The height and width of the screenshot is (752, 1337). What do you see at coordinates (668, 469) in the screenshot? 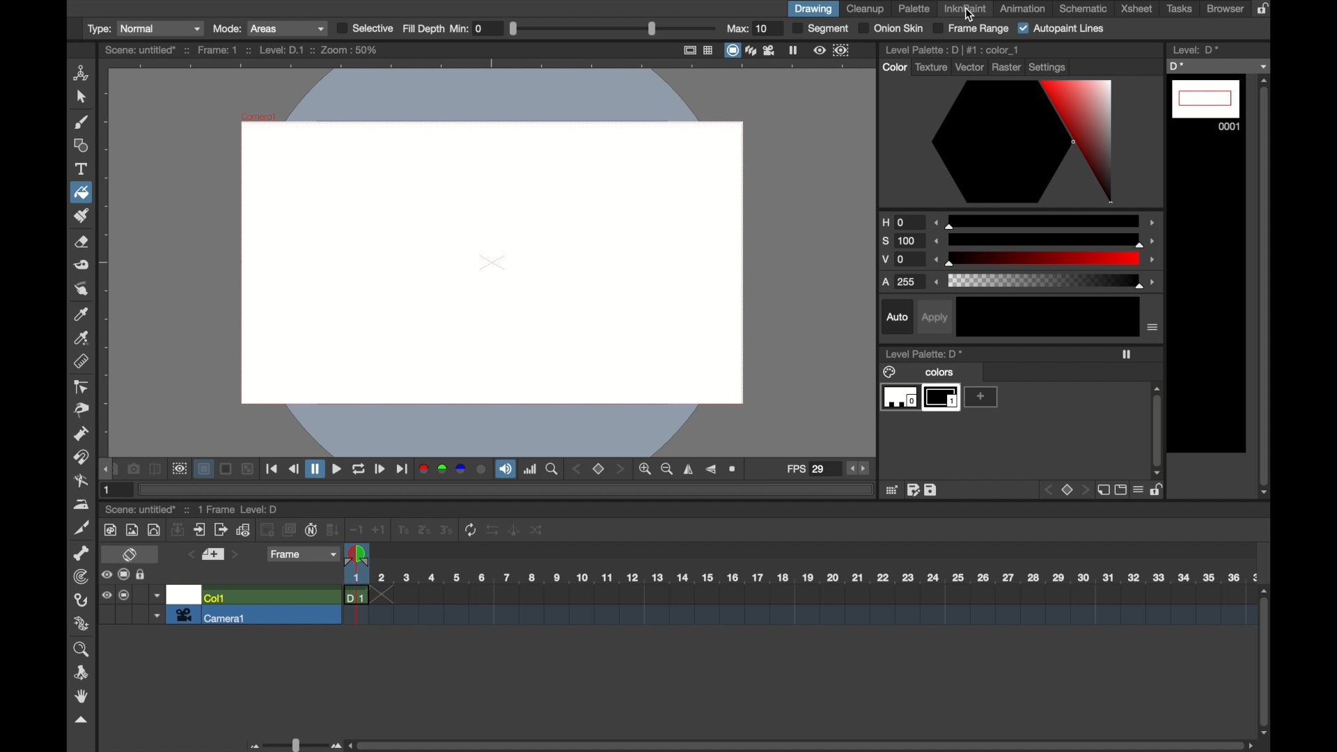
I see `zoom out` at bounding box center [668, 469].